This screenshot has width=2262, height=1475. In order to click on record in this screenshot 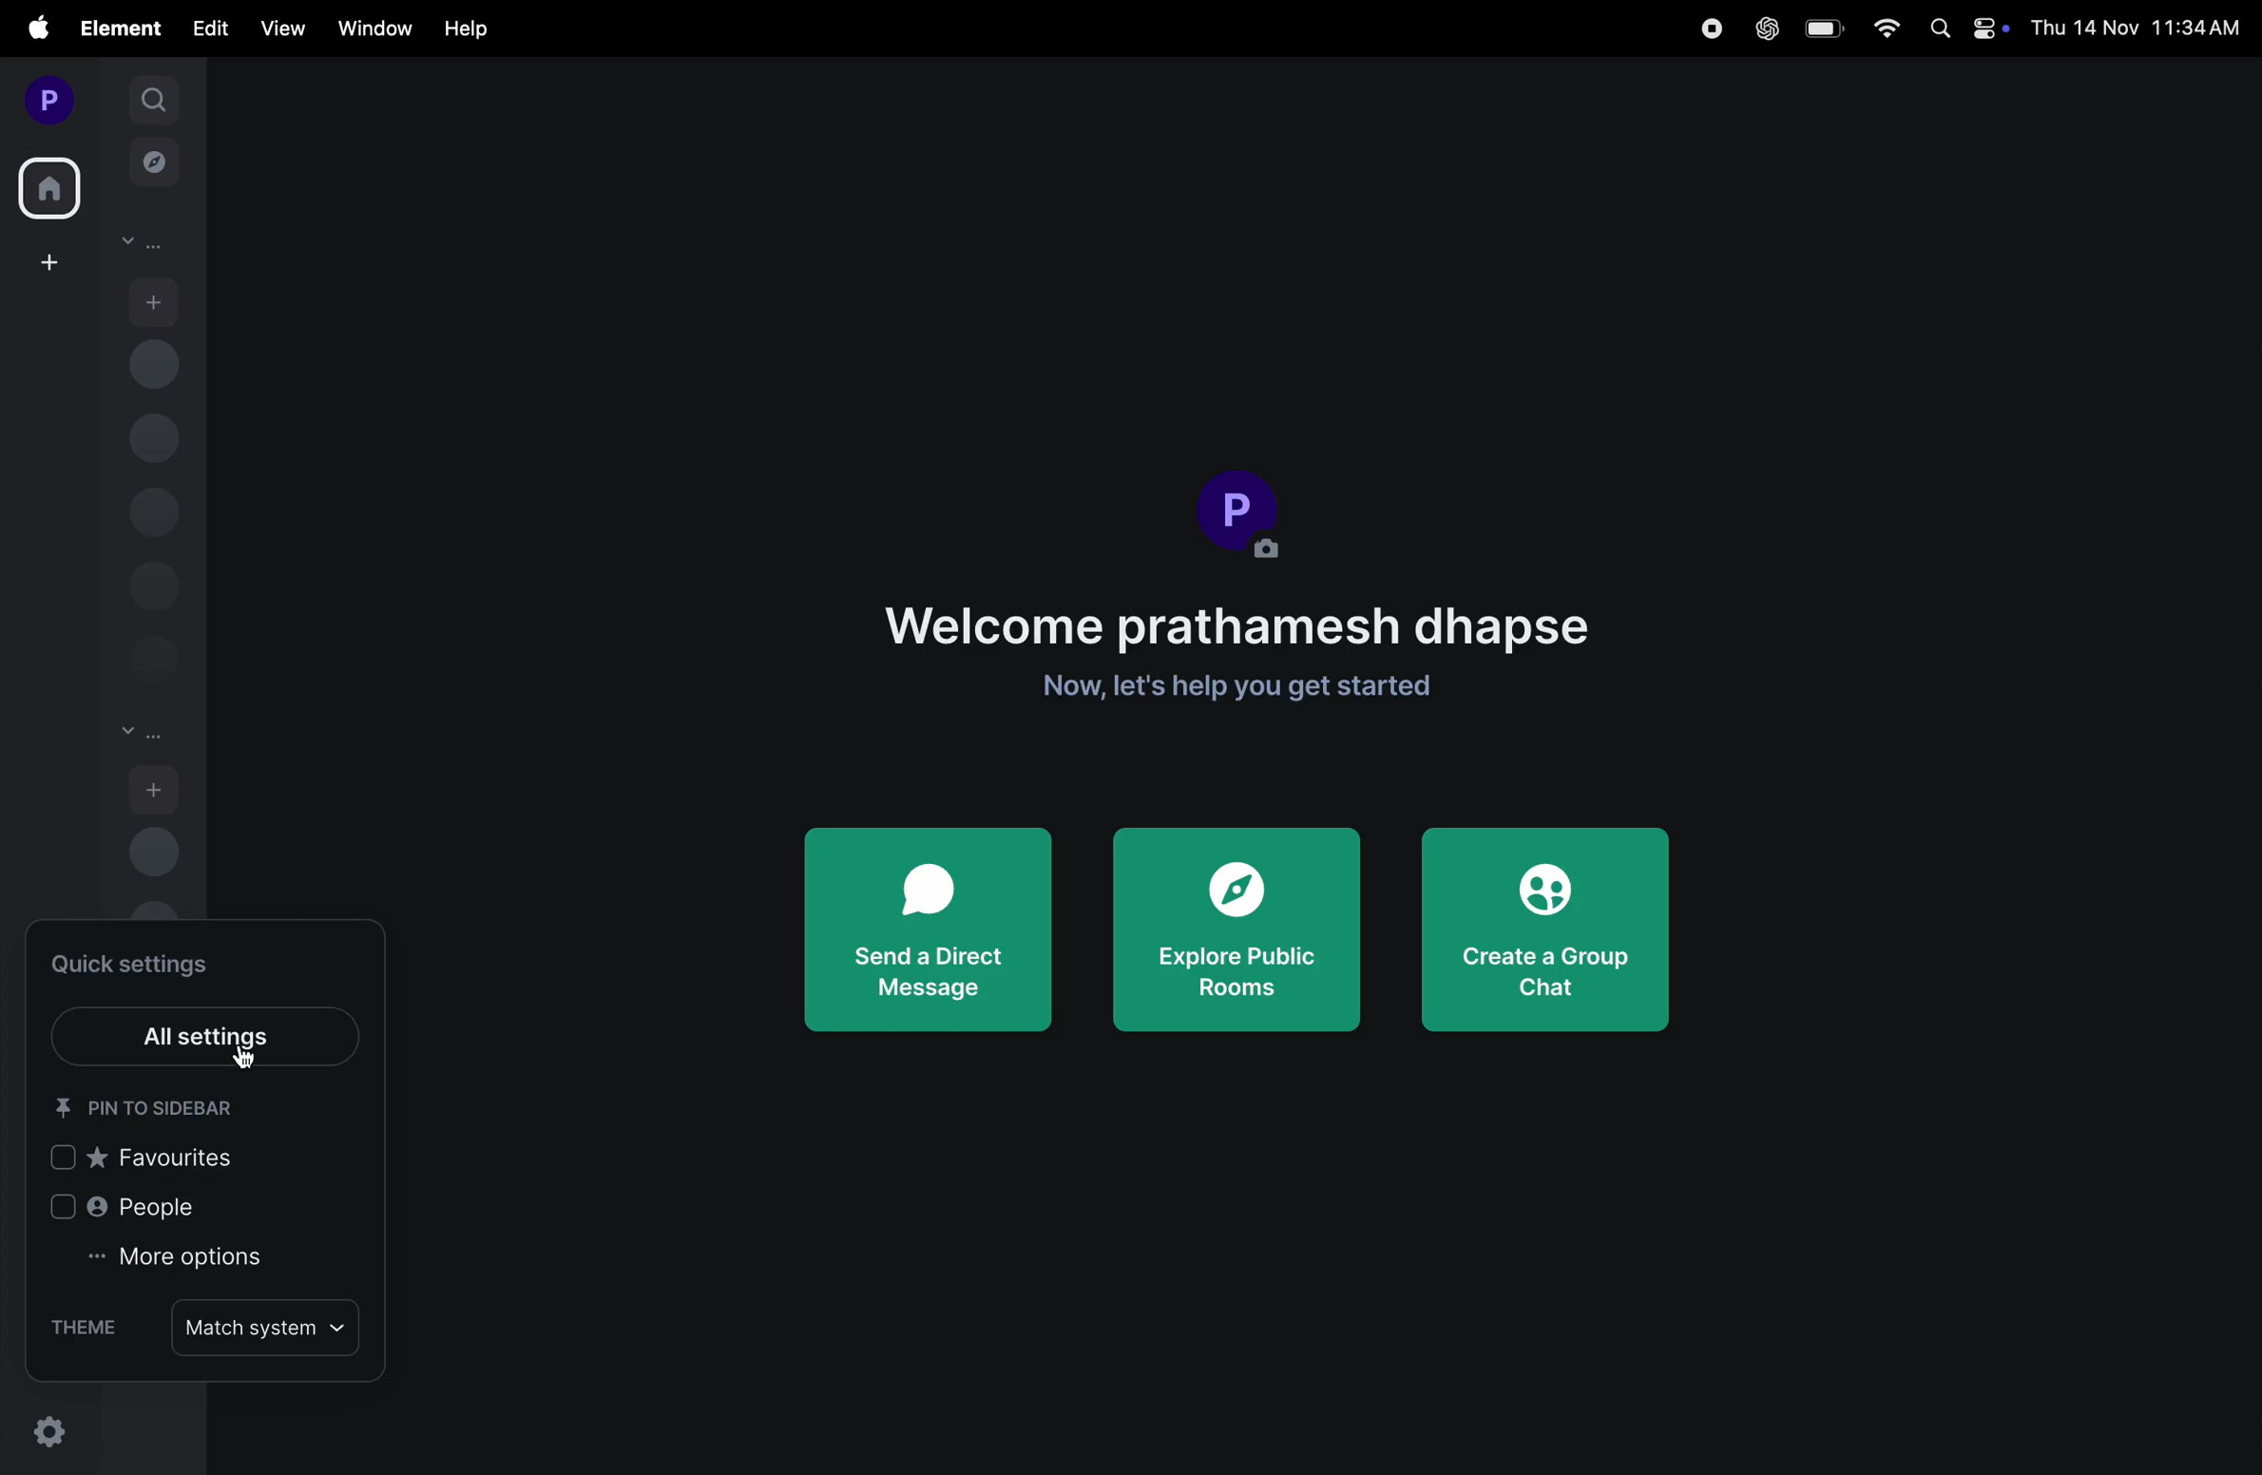, I will do `click(1713, 28)`.